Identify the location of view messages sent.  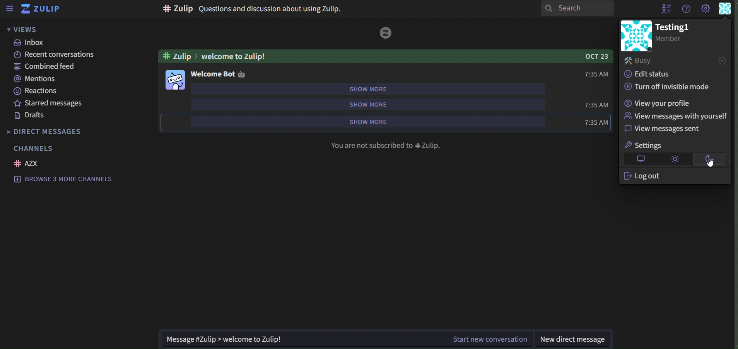
(666, 129).